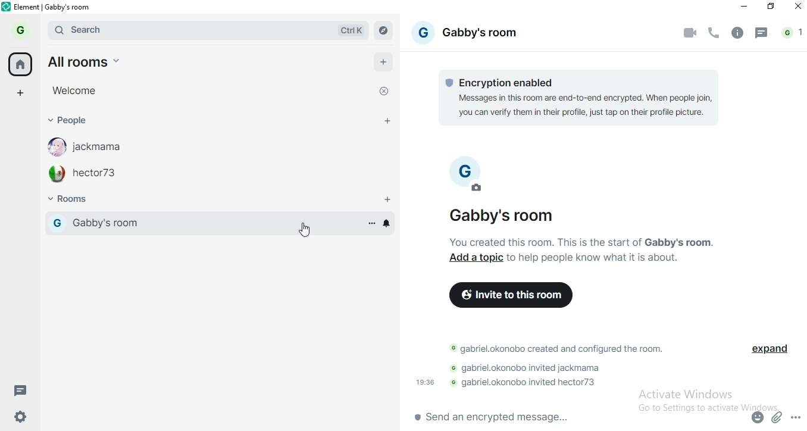 This screenshot has height=431, width=807. I want to click on text 1, so click(582, 98).